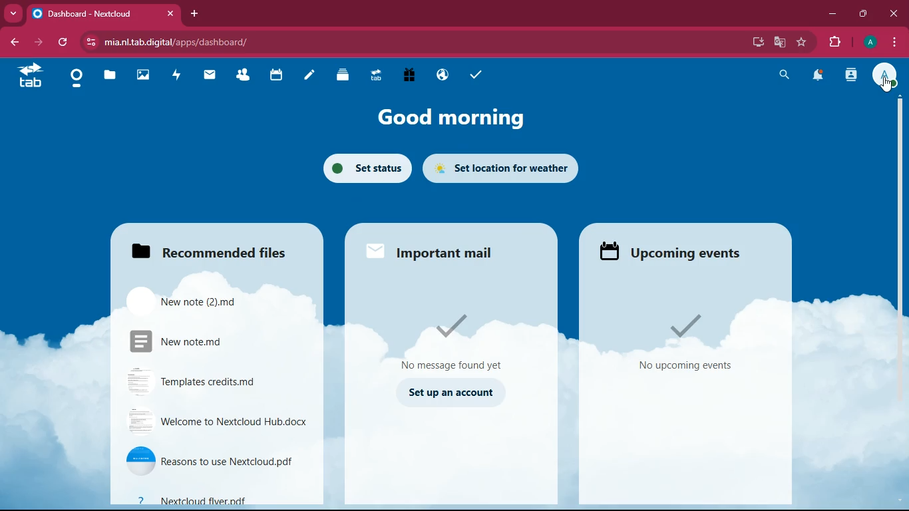 The width and height of the screenshot is (909, 511). What do you see at coordinates (900, 210) in the screenshot?
I see `scroll` at bounding box center [900, 210].